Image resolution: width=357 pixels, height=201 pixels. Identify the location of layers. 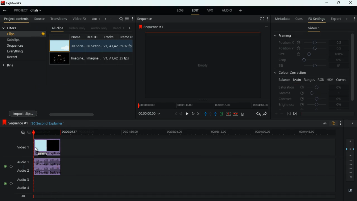
(349, 161).